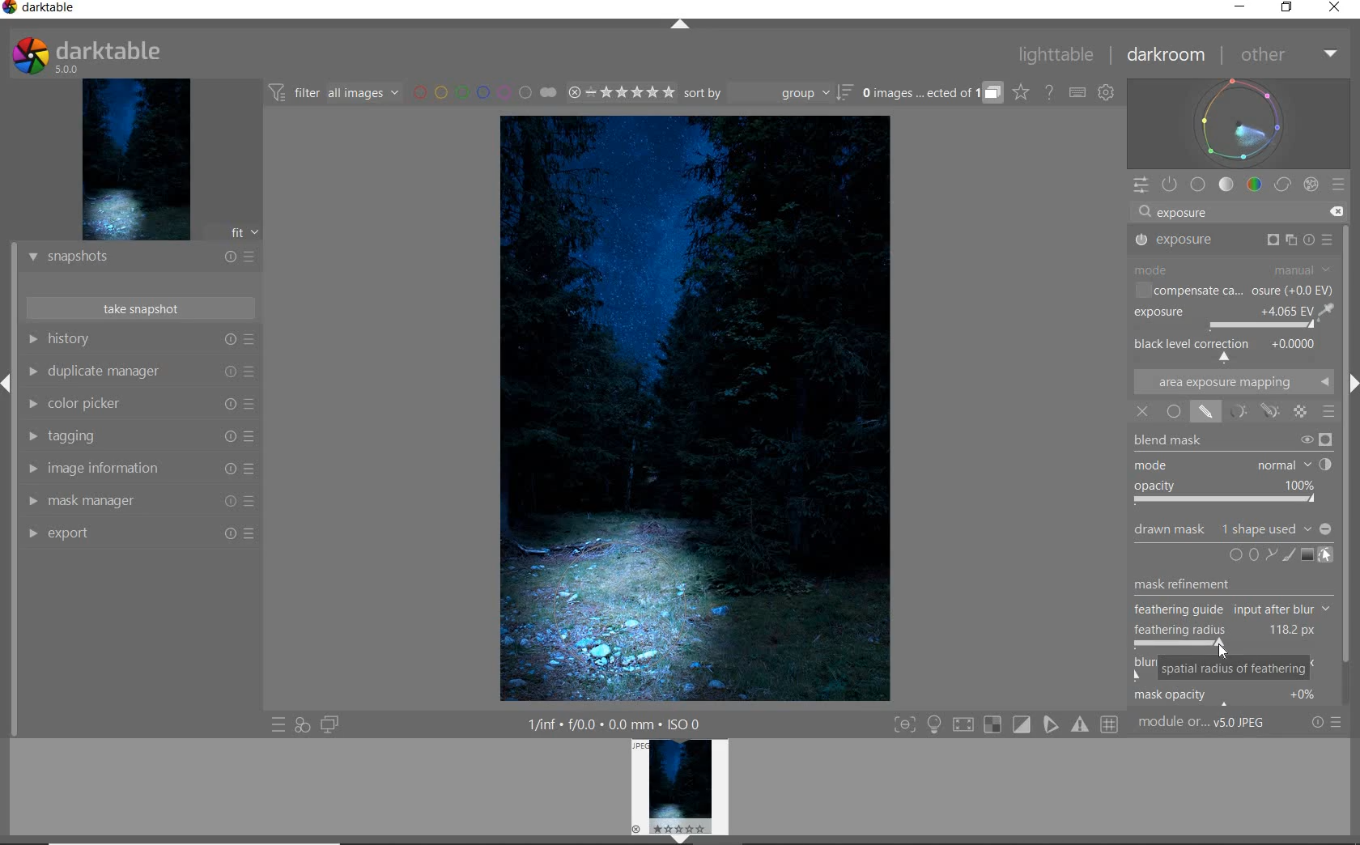 The height and width of the screenshot is (845, 1360). Describe the element at coordinates (1170, 185) in the screenshot. I see `SHOW ONLY ACTIVE MODULES` at that location.